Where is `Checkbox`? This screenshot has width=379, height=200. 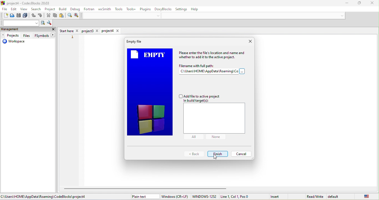
Checkbox is located at coordinates (199, 96).